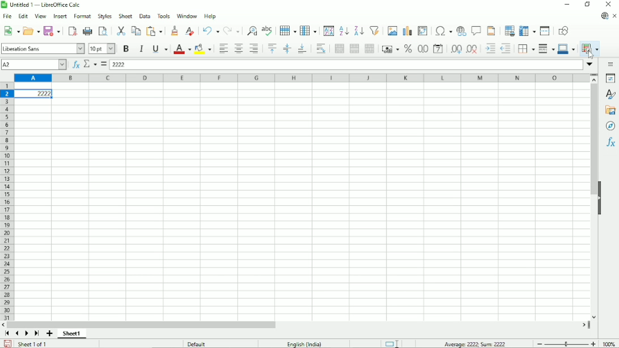 The image size is (619, 348). Describe the element at coordinates (567, 49) in the screenshot. I see `Border color` at that location.